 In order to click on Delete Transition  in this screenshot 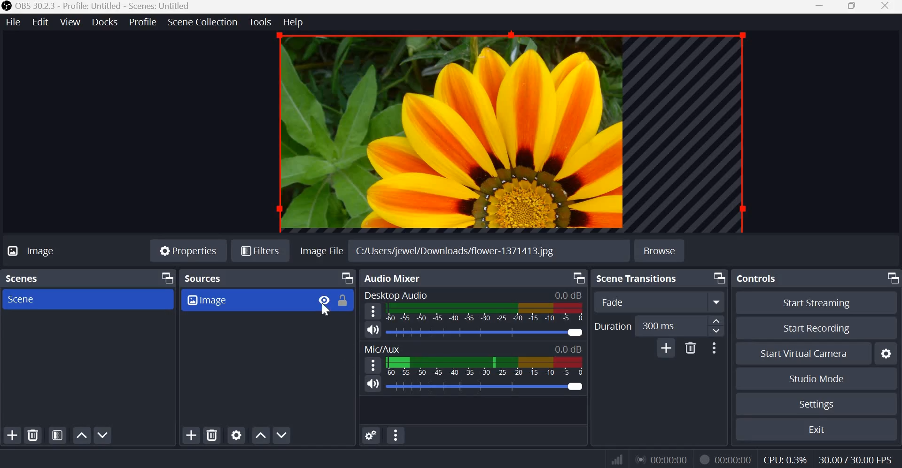, I will do `click(691, 348)`.